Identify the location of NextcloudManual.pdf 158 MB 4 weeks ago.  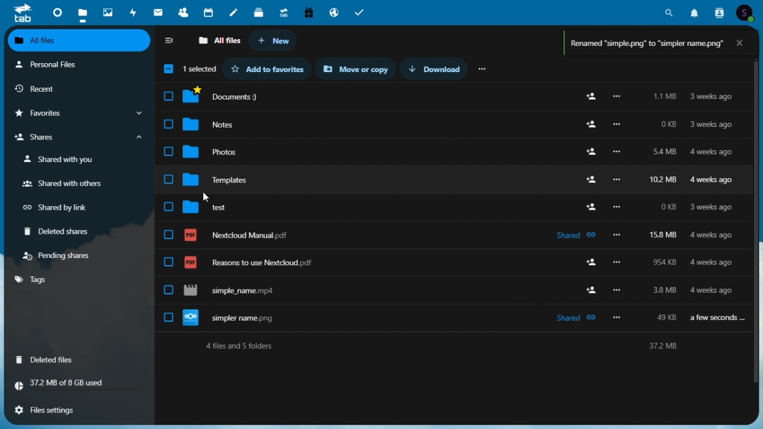
(452, 229).